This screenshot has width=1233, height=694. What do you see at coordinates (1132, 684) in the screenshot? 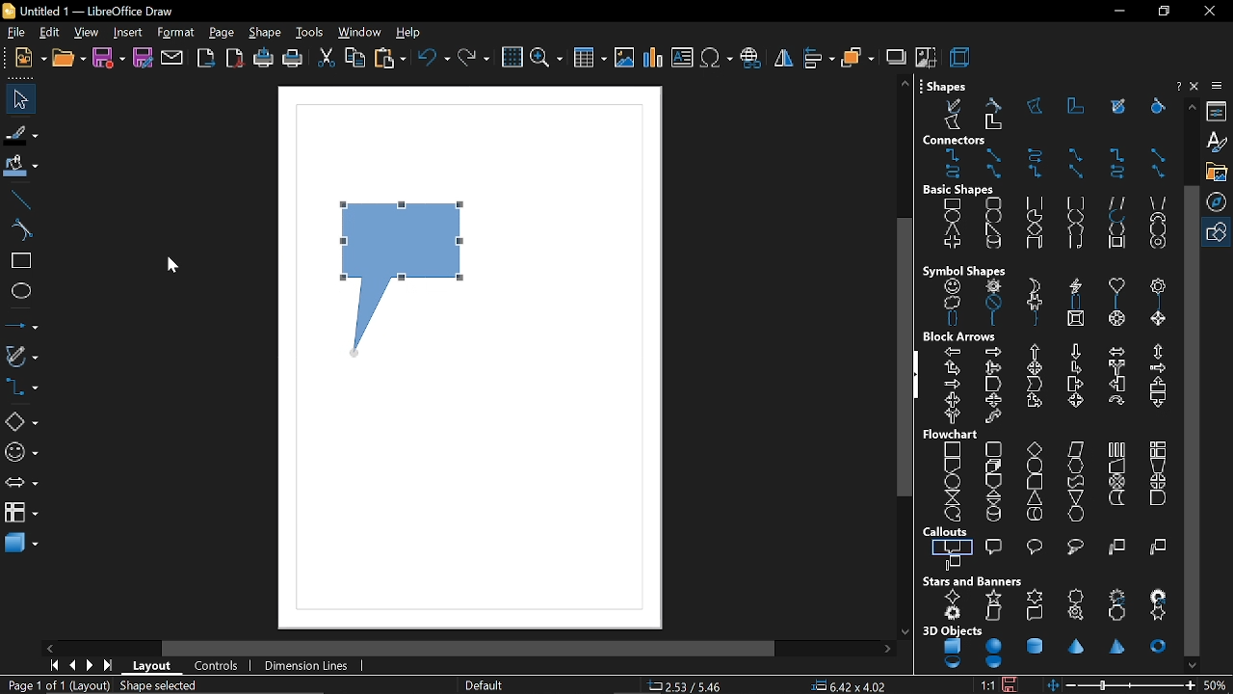
I see `change zoom` at bounding box center [1132, 684].